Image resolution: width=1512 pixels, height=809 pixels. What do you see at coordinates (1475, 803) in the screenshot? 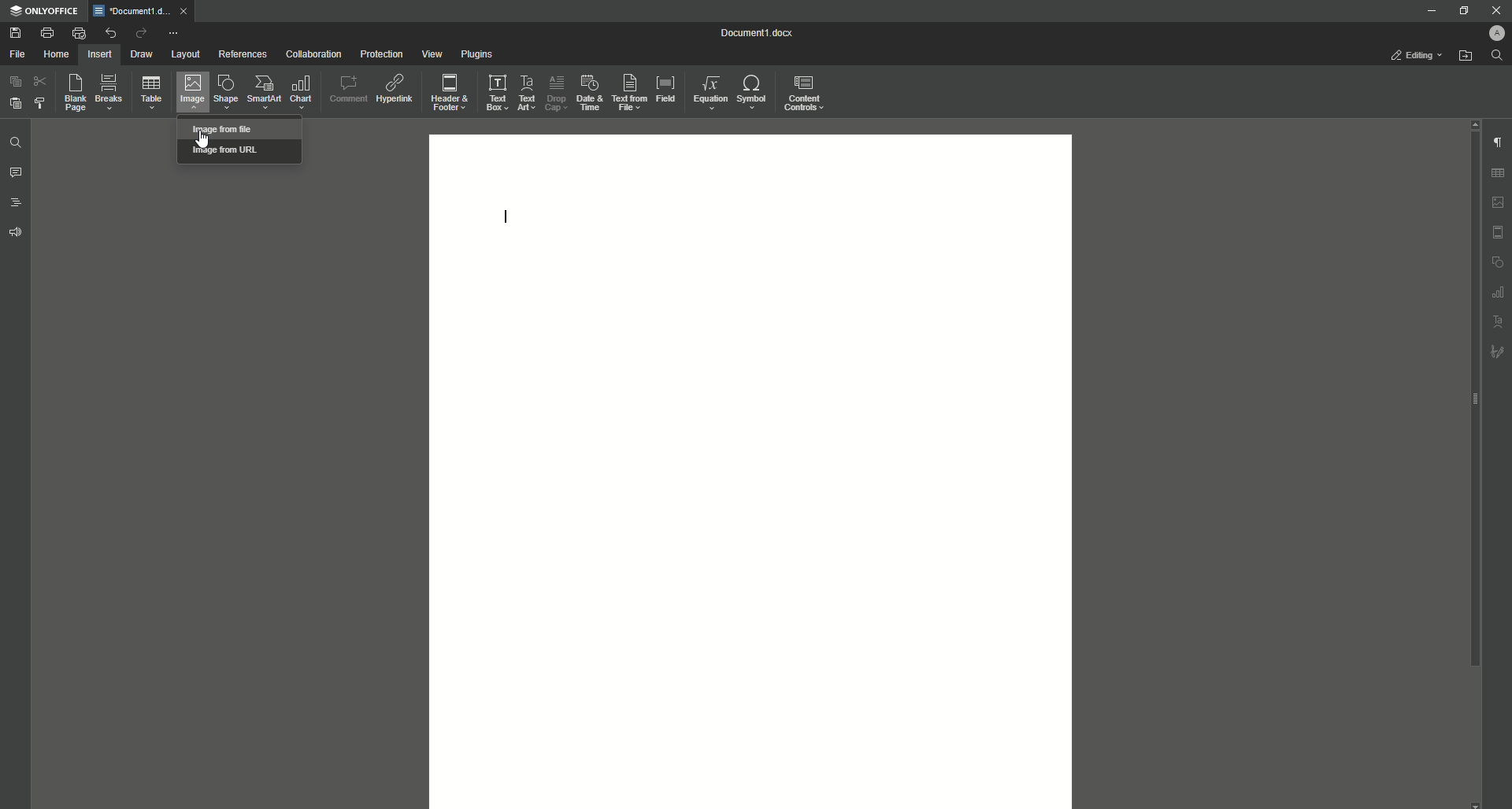
I see `scroll down` at bounding box center [1475, 803].